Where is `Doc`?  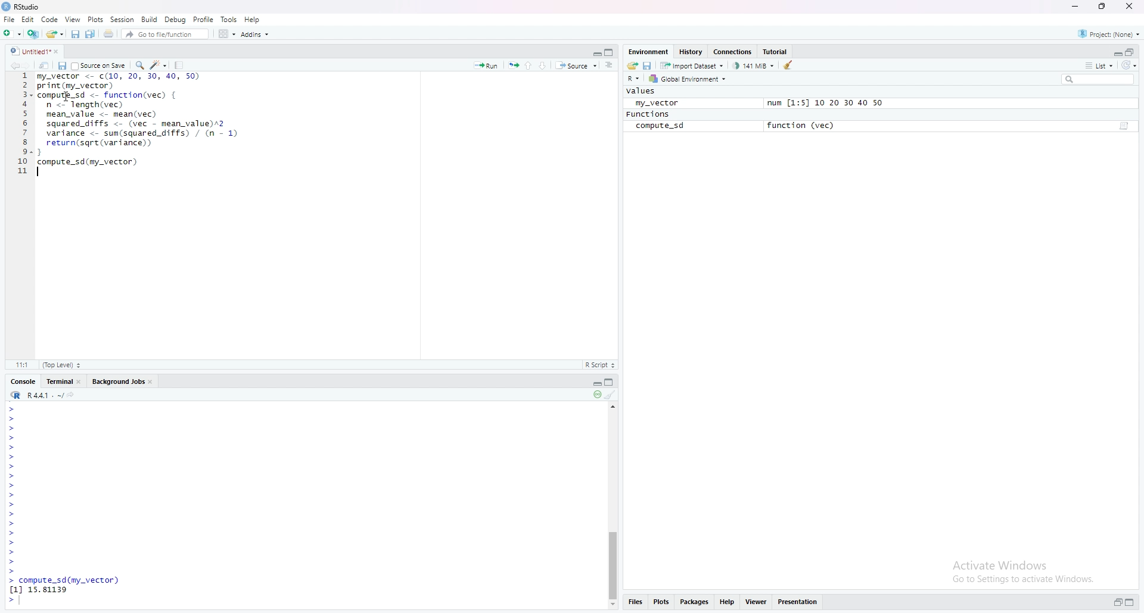
Doc is located at coordinates (1123, 127).